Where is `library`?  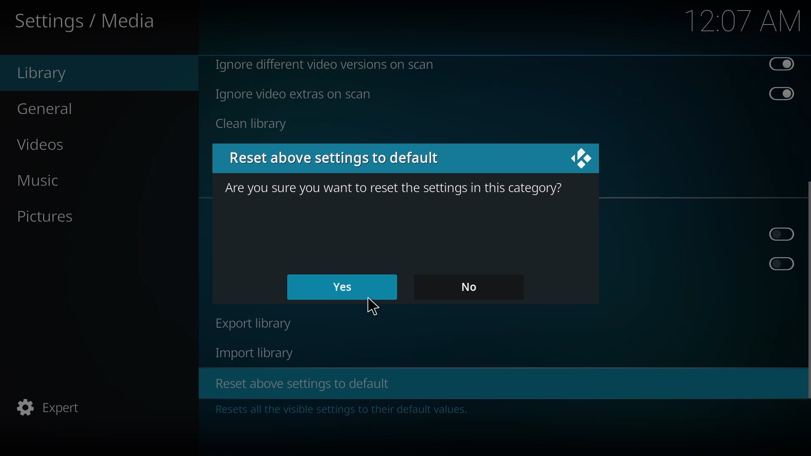 library is located at coordinates (42, 74).